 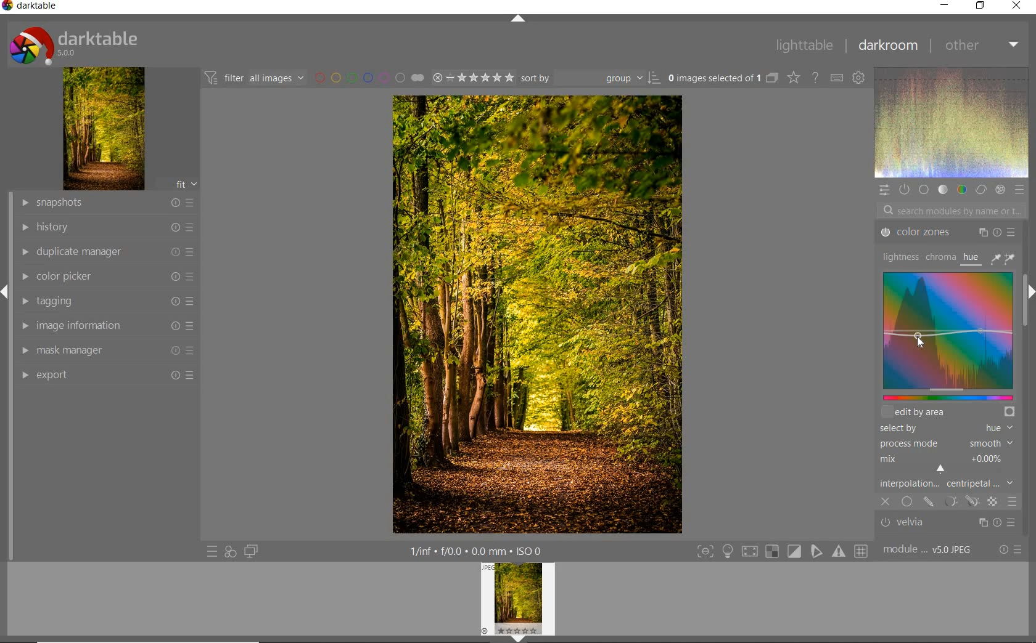 What do you see at coordinates (1030, 293) in the screenshot?
I see `EXPAND/COLLAPSE` at bounding box center [1030, 293].